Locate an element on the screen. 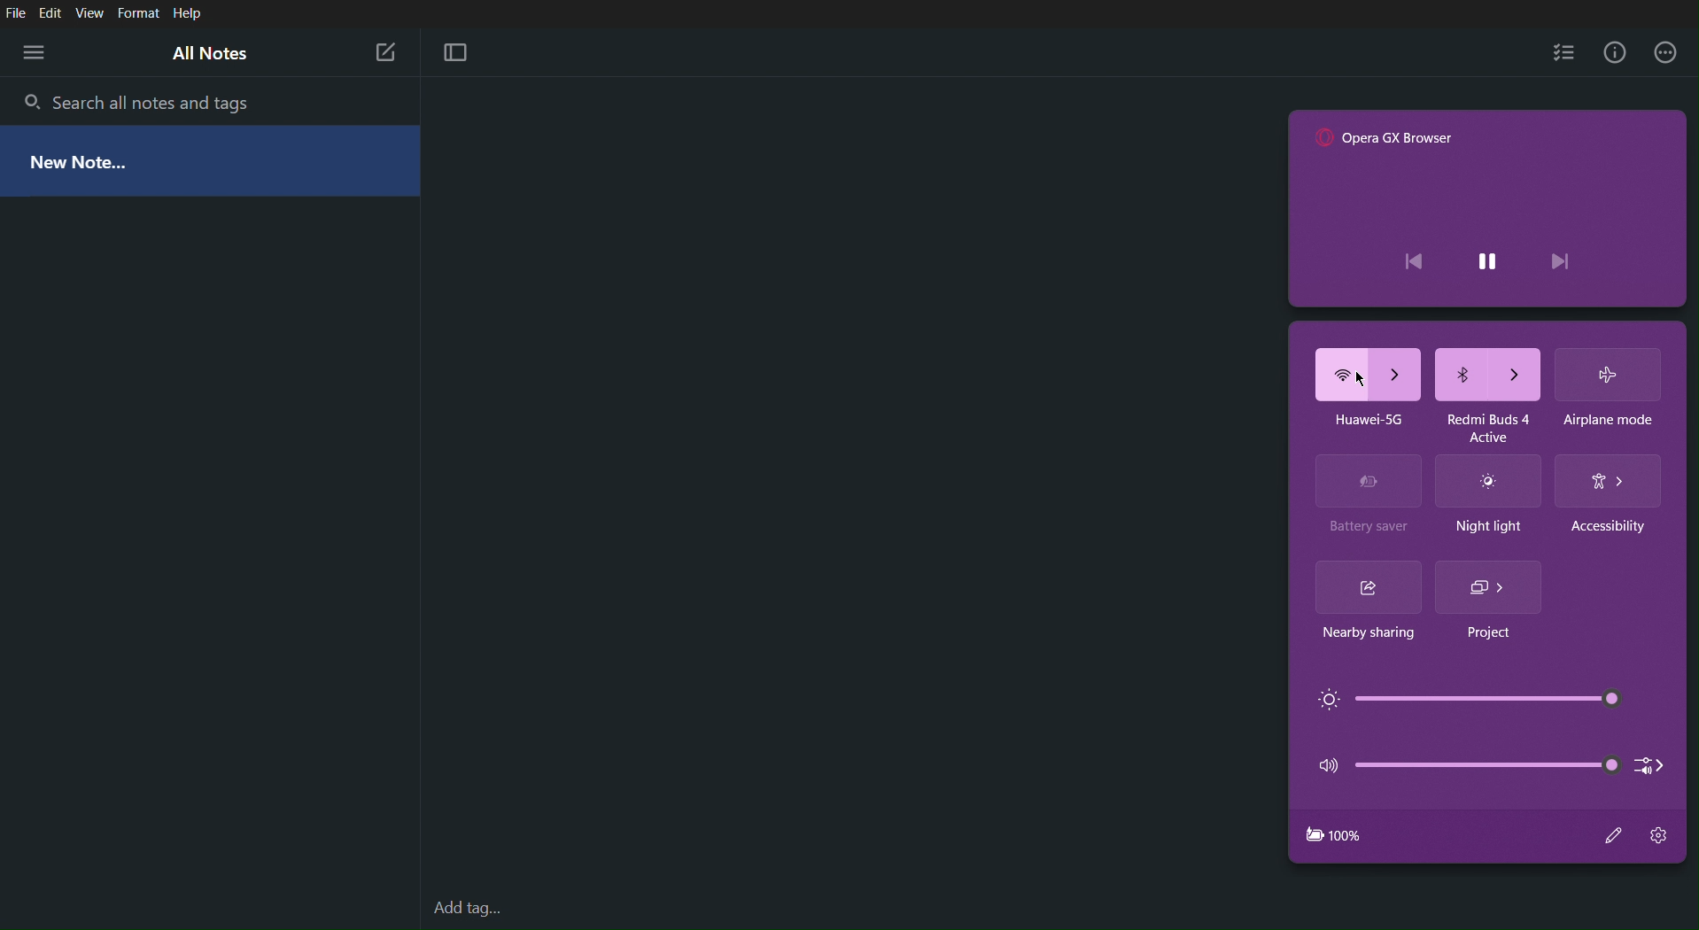 The width and height of the screenshot is (1699, 930). Settings is located at coordinates (1662, 836).